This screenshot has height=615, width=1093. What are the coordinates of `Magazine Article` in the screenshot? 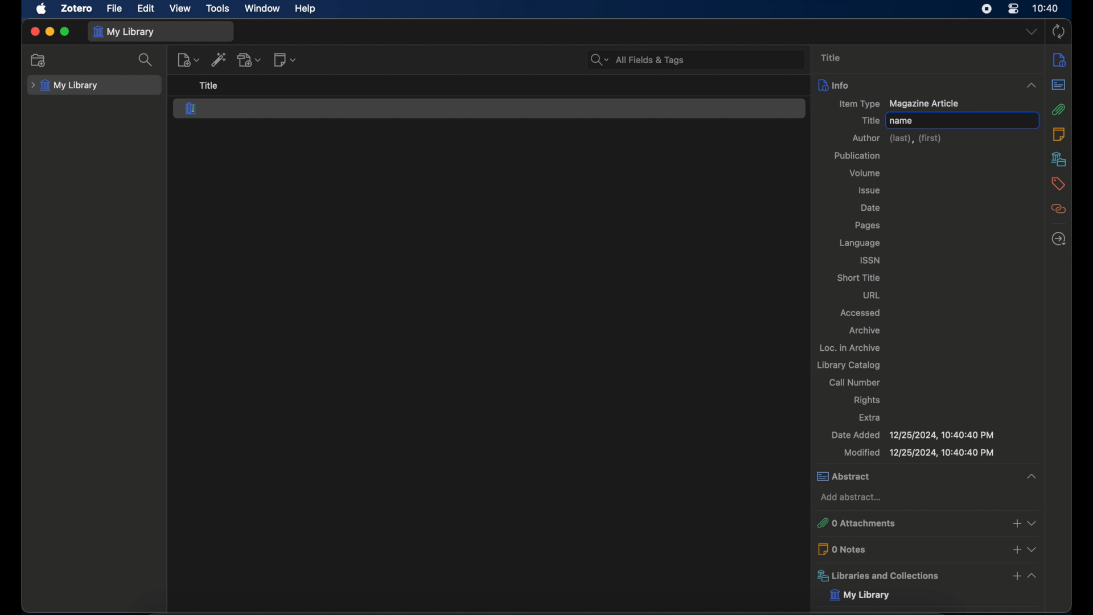 It's located at (924, 104).